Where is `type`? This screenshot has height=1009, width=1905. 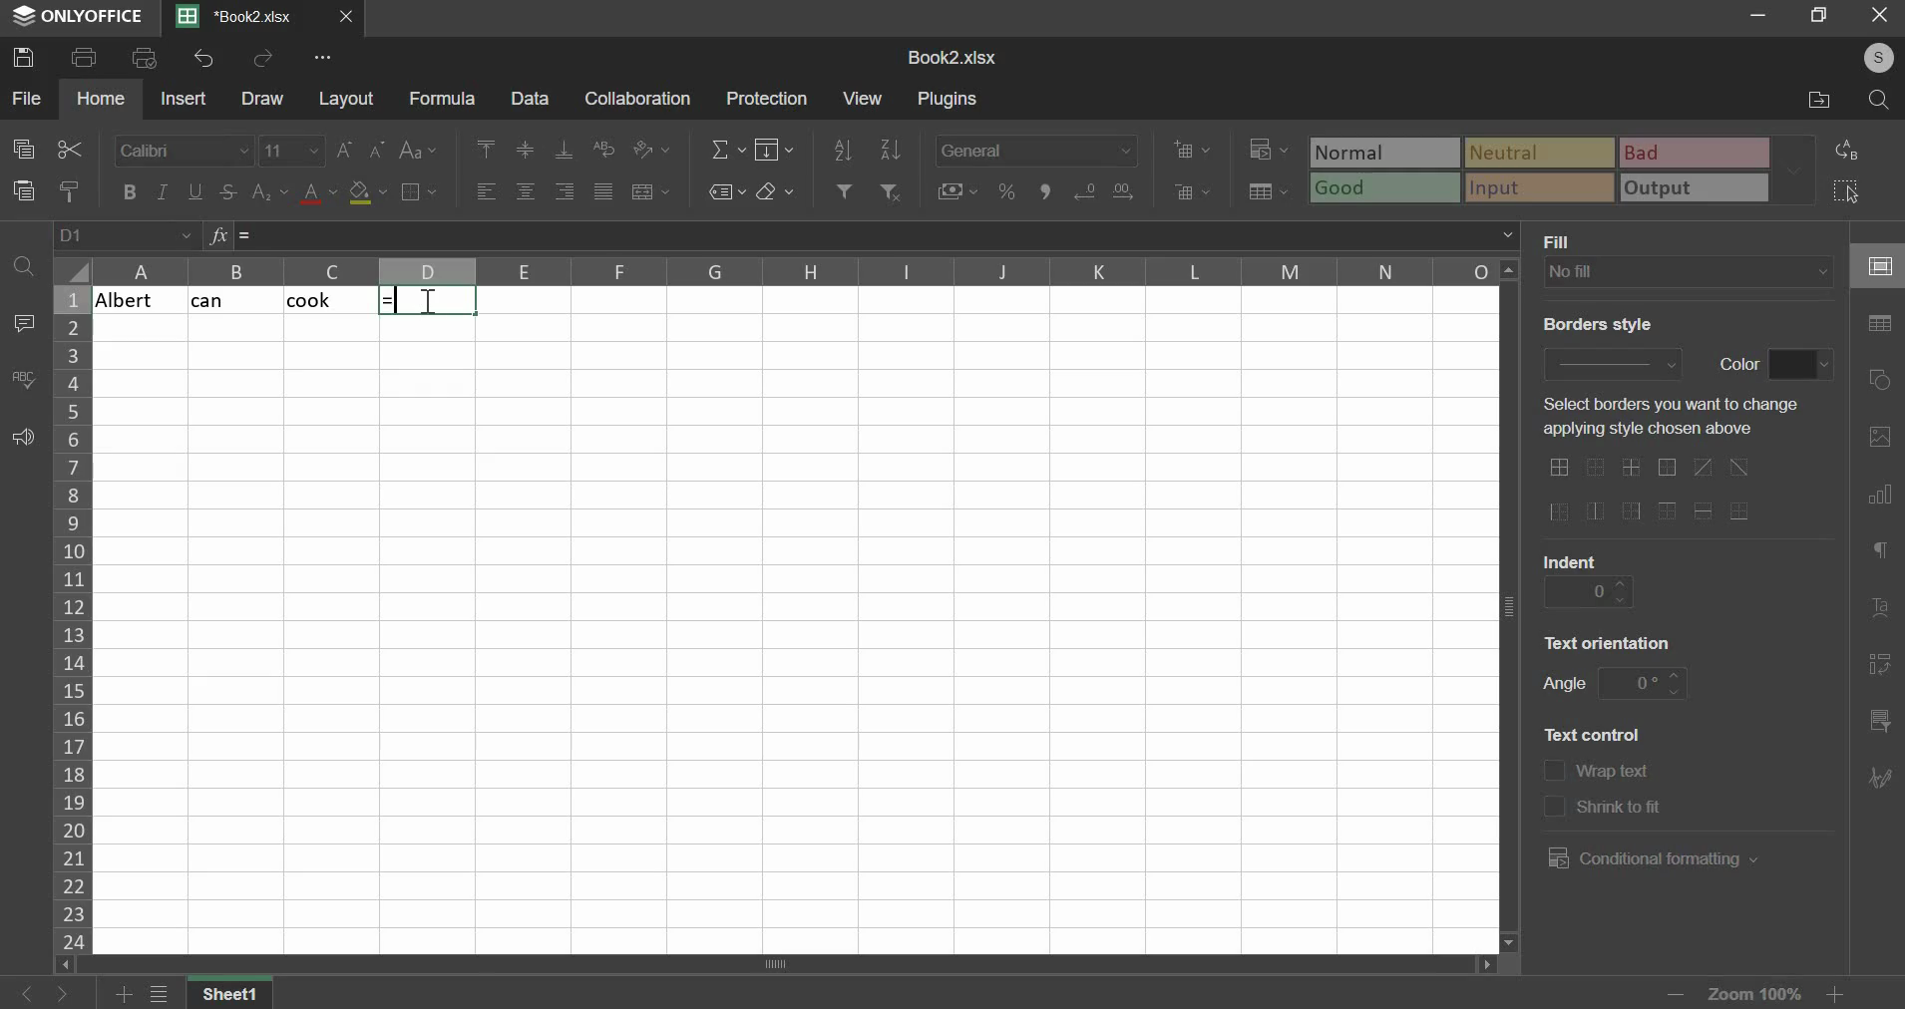
type is located at coordinates (1564, 170).